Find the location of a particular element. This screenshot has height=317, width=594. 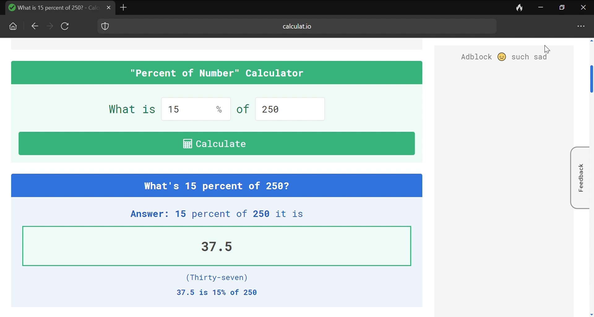

input percentage value, current input 15 is located at coordinates (196, 109).